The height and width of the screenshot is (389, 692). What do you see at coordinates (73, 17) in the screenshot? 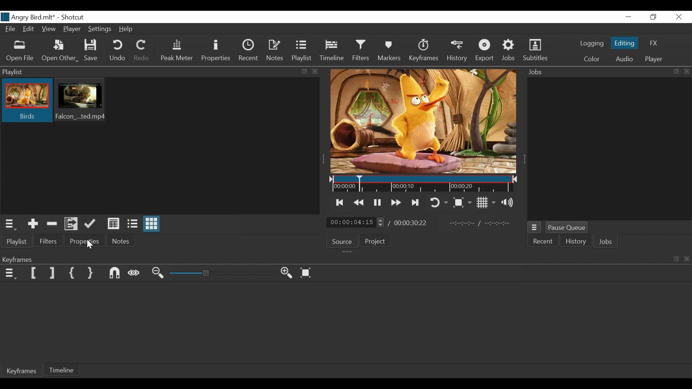
I see `Shotcut` at bounding box center [73, 17].